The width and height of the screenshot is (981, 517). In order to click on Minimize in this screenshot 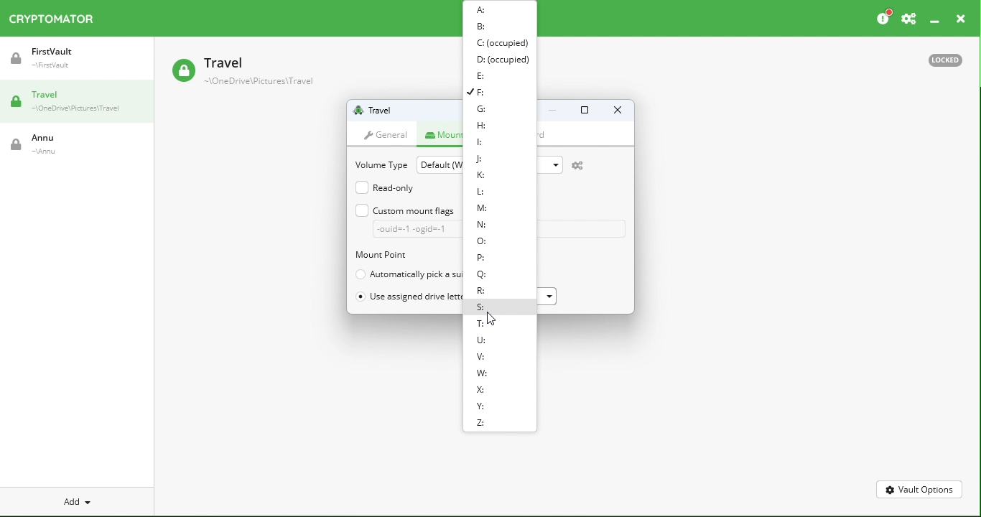, I will do `click(553, 112)`.